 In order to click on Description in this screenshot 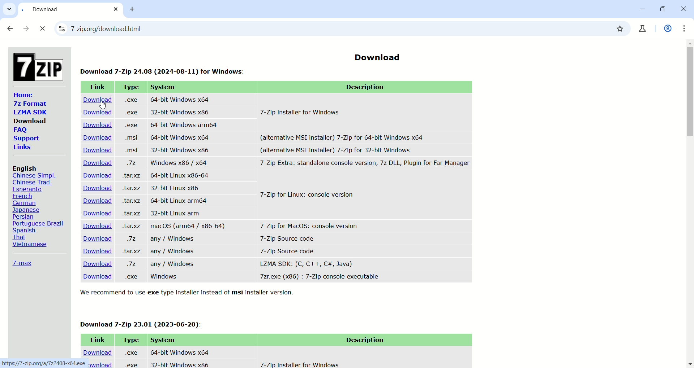, I will do `click(363, 340)`.